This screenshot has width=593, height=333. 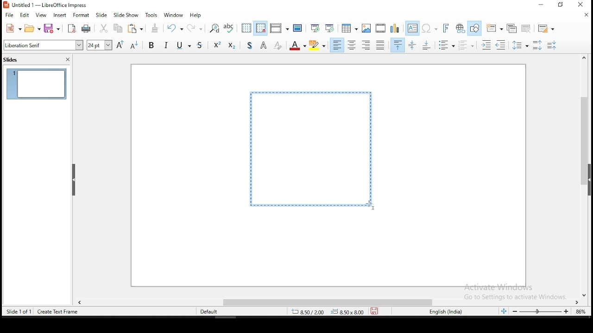 What do you see at coordinates (167, 44) in the screenshot?
I see `italics` at bounding box center [167, 44].